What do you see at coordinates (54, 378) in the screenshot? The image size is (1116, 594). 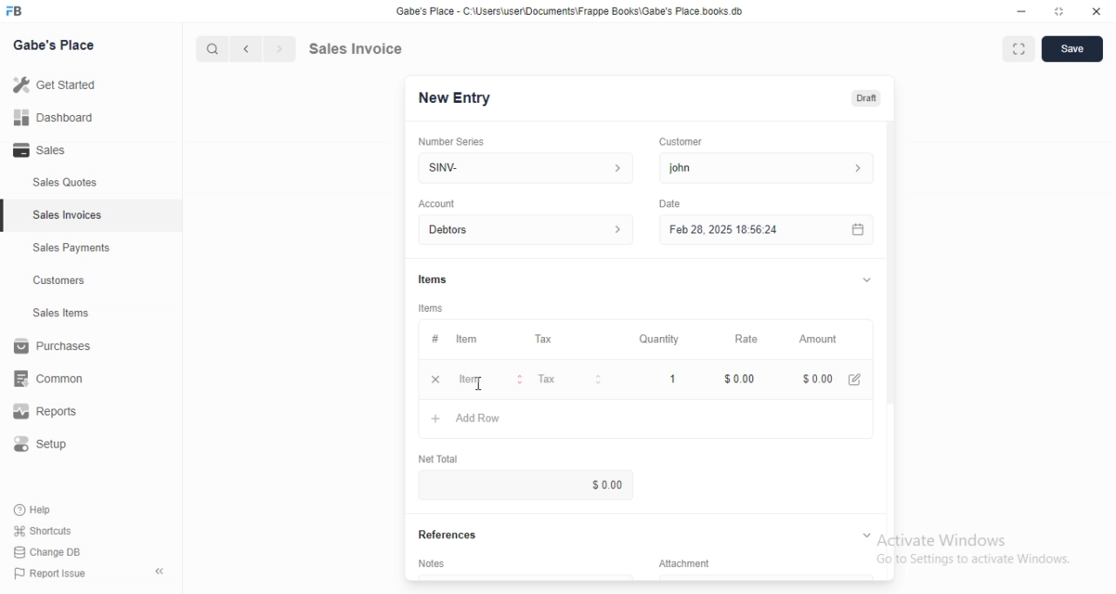 I see `common` at bounding box center [54, 378].